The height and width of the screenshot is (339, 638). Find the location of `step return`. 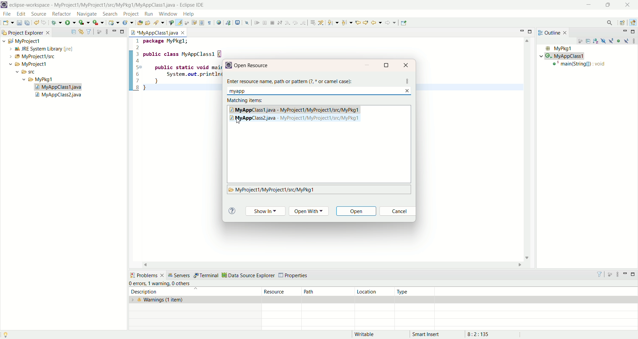

step return is located at coordinates (304, 24).